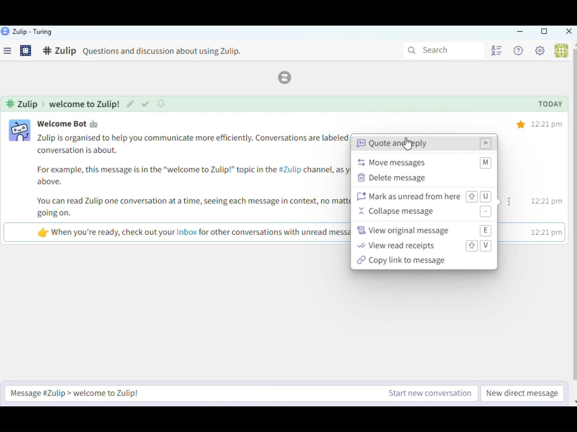  Describe the element at coordinates (520, 51) in the screenshot. I see `Help` at that location.